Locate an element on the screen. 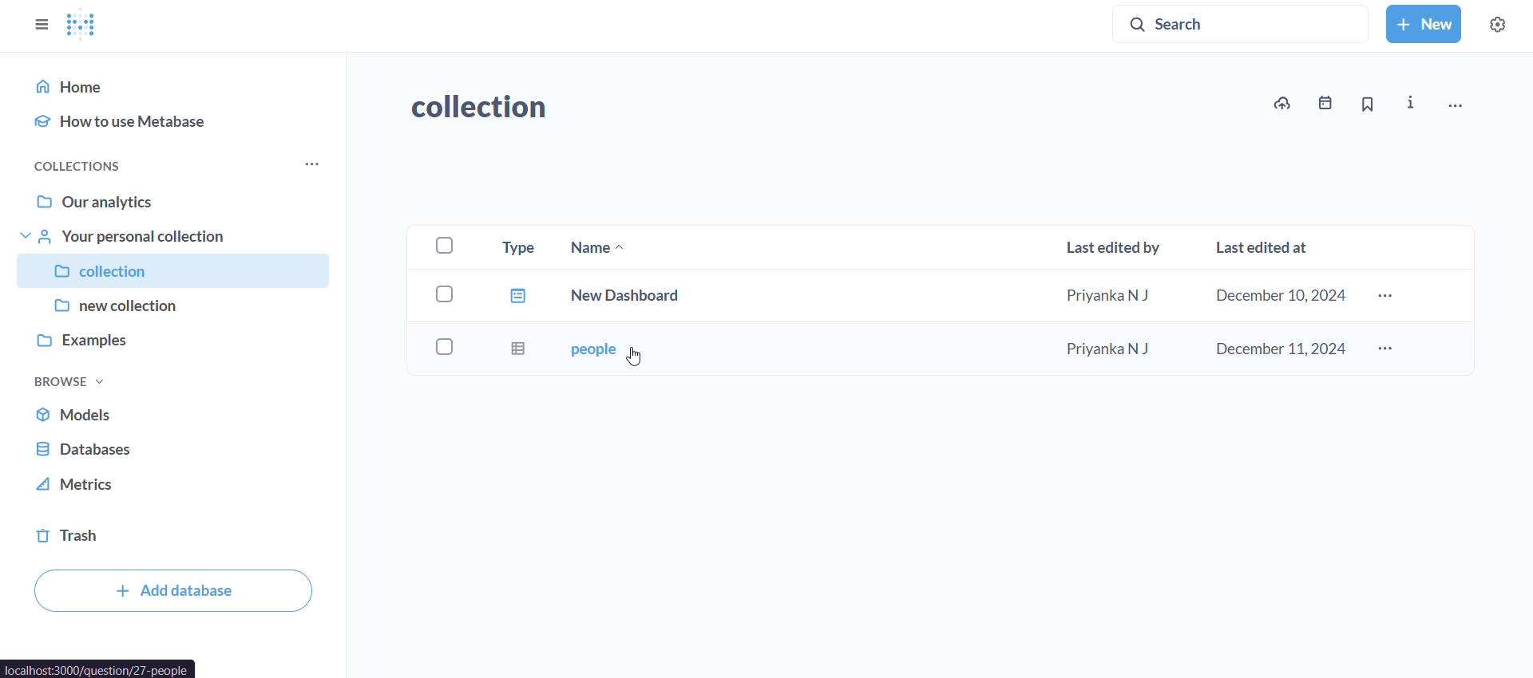  people is located at coordinates (615, 353).